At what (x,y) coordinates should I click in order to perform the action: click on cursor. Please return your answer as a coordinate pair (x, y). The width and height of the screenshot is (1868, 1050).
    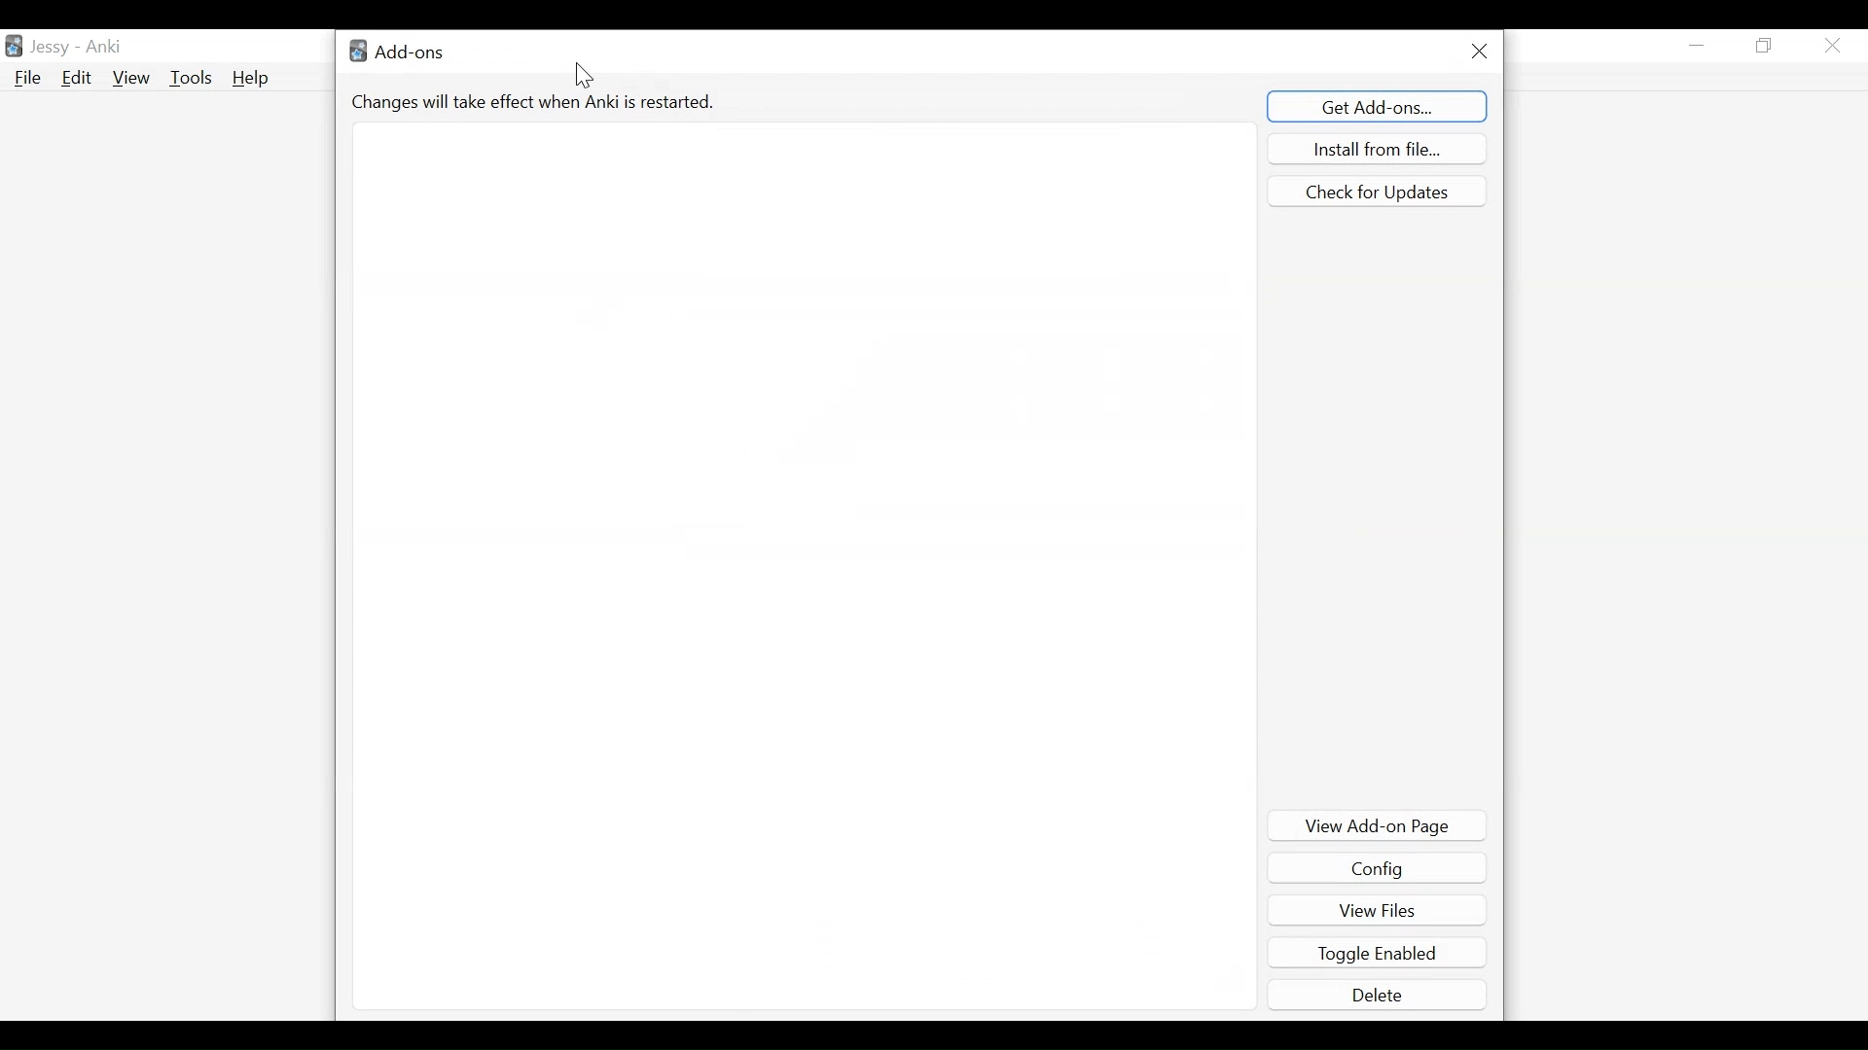
    Looking at the image, I should click on (586, 77).